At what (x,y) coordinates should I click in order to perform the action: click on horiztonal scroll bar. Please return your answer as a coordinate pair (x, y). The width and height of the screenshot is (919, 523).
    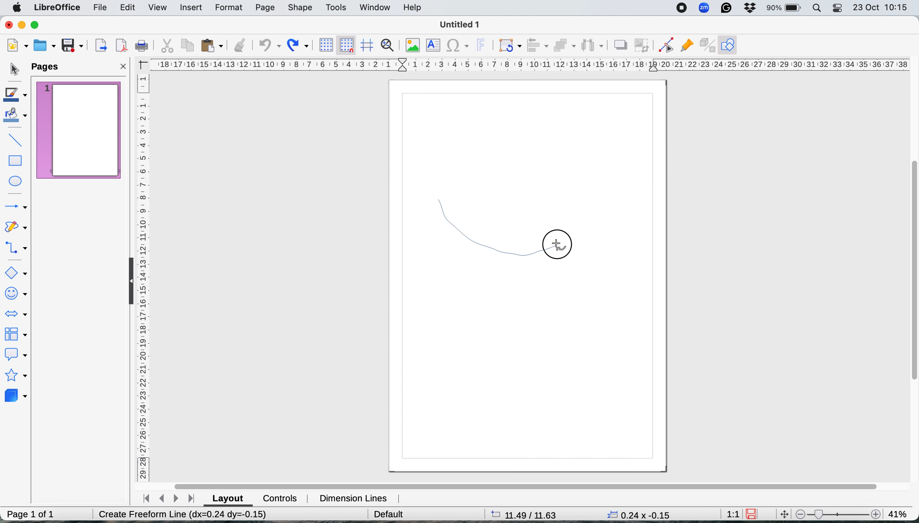
    Looking at the image, I should click on (522, 483).